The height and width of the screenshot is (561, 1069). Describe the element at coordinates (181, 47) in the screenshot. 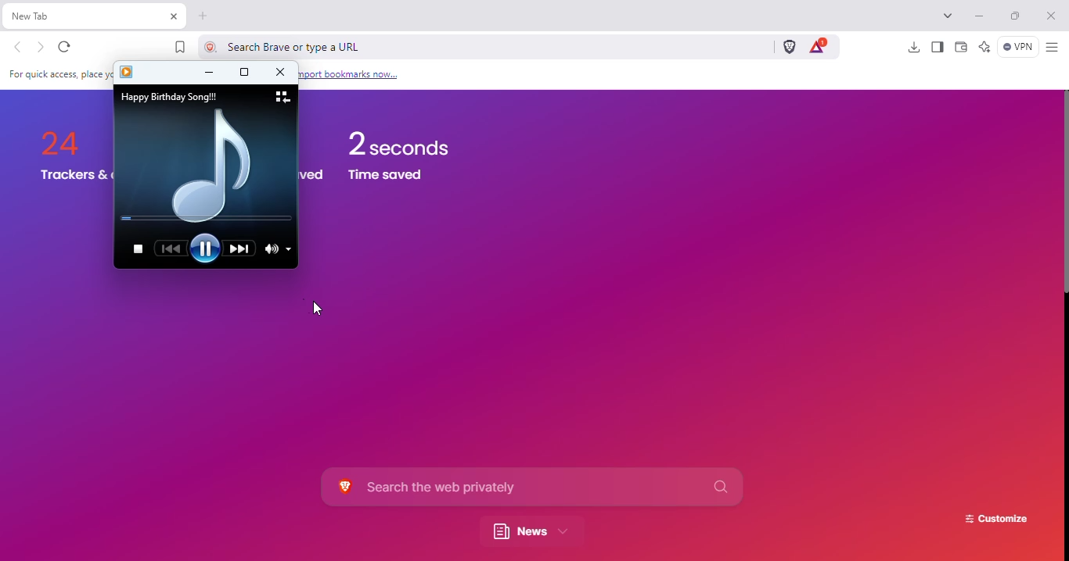

I see `bookmark this tab` at that location.